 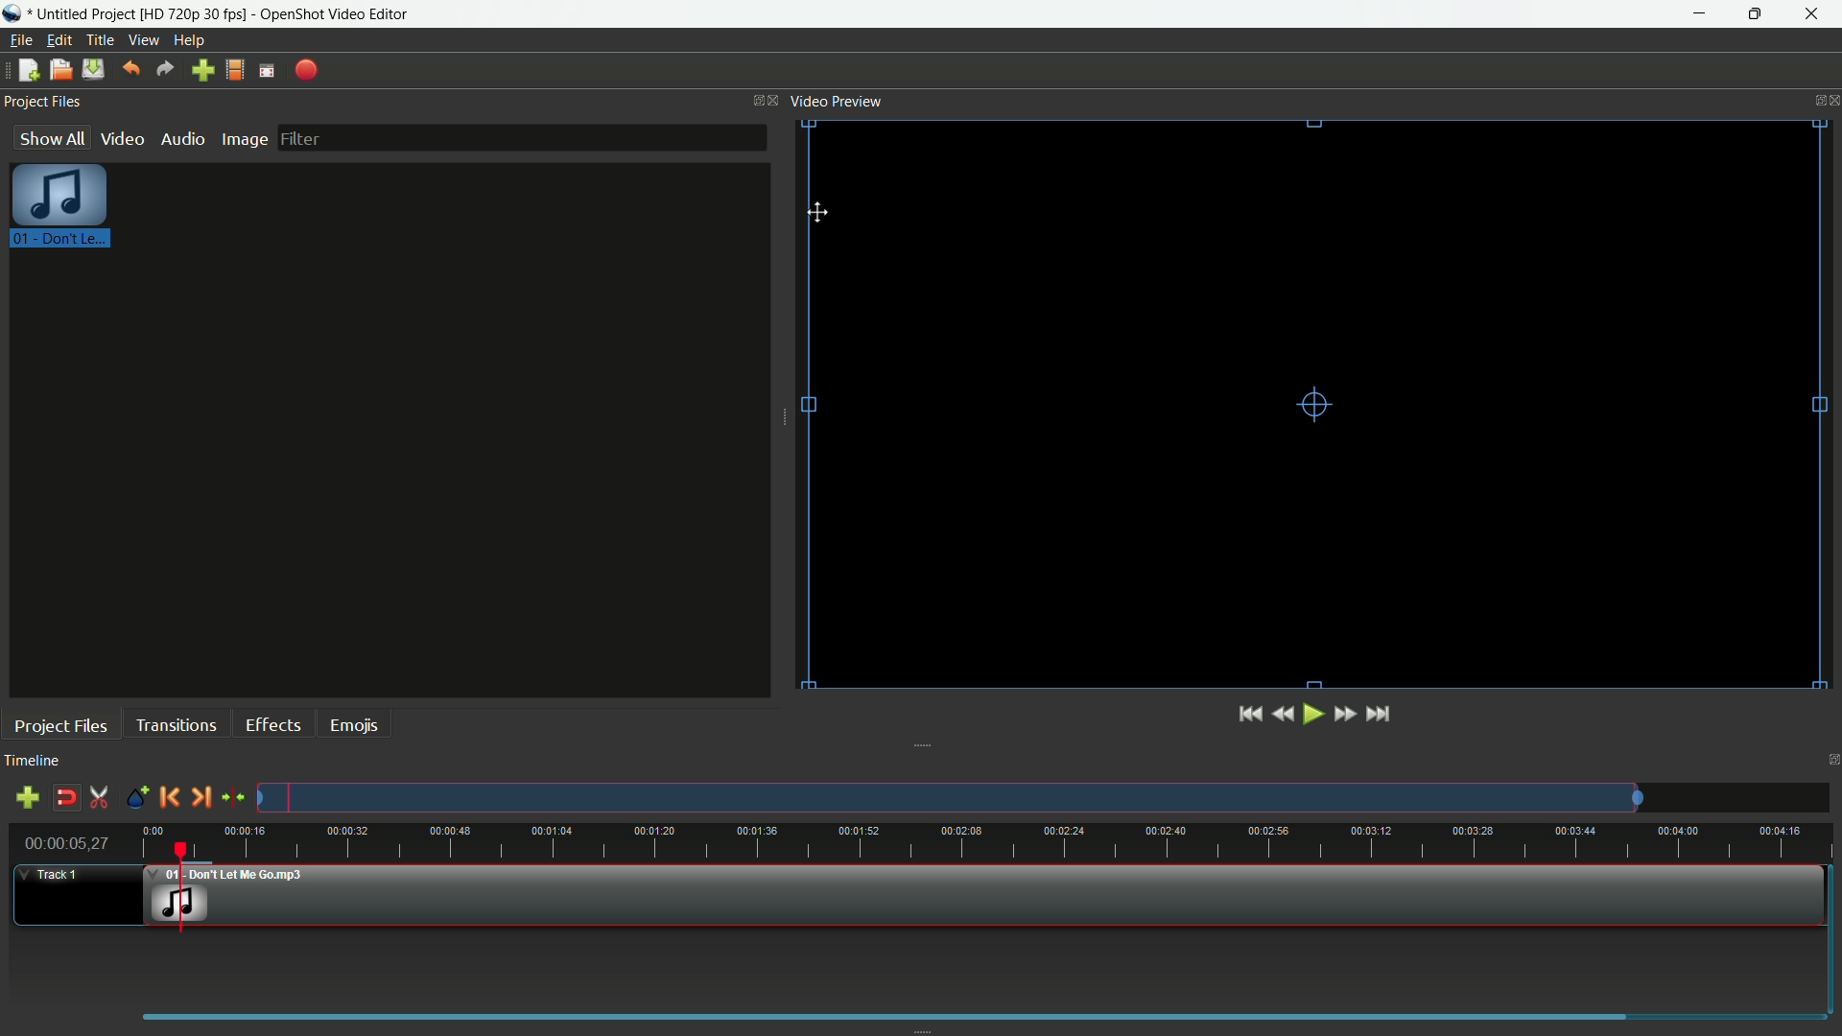 I want to click on image, so click(x=245, y=139).